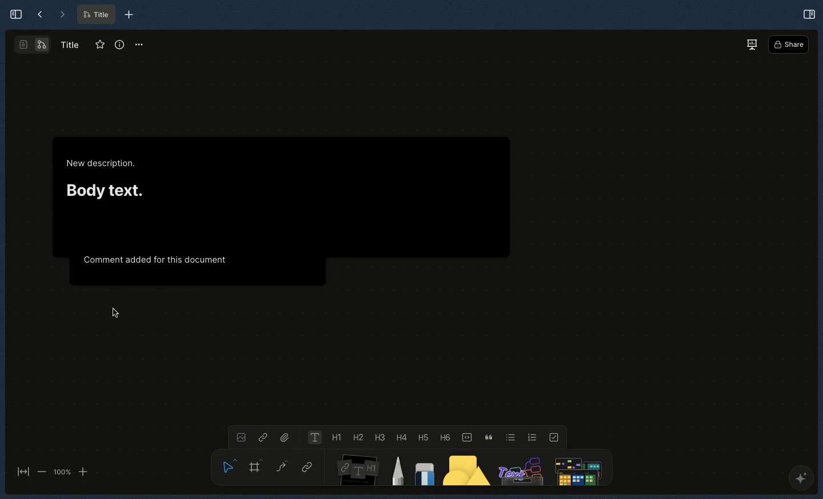 Image resolution: width=823 pixels, height=499 pixels. I want to click on Image, so click(239, 436).